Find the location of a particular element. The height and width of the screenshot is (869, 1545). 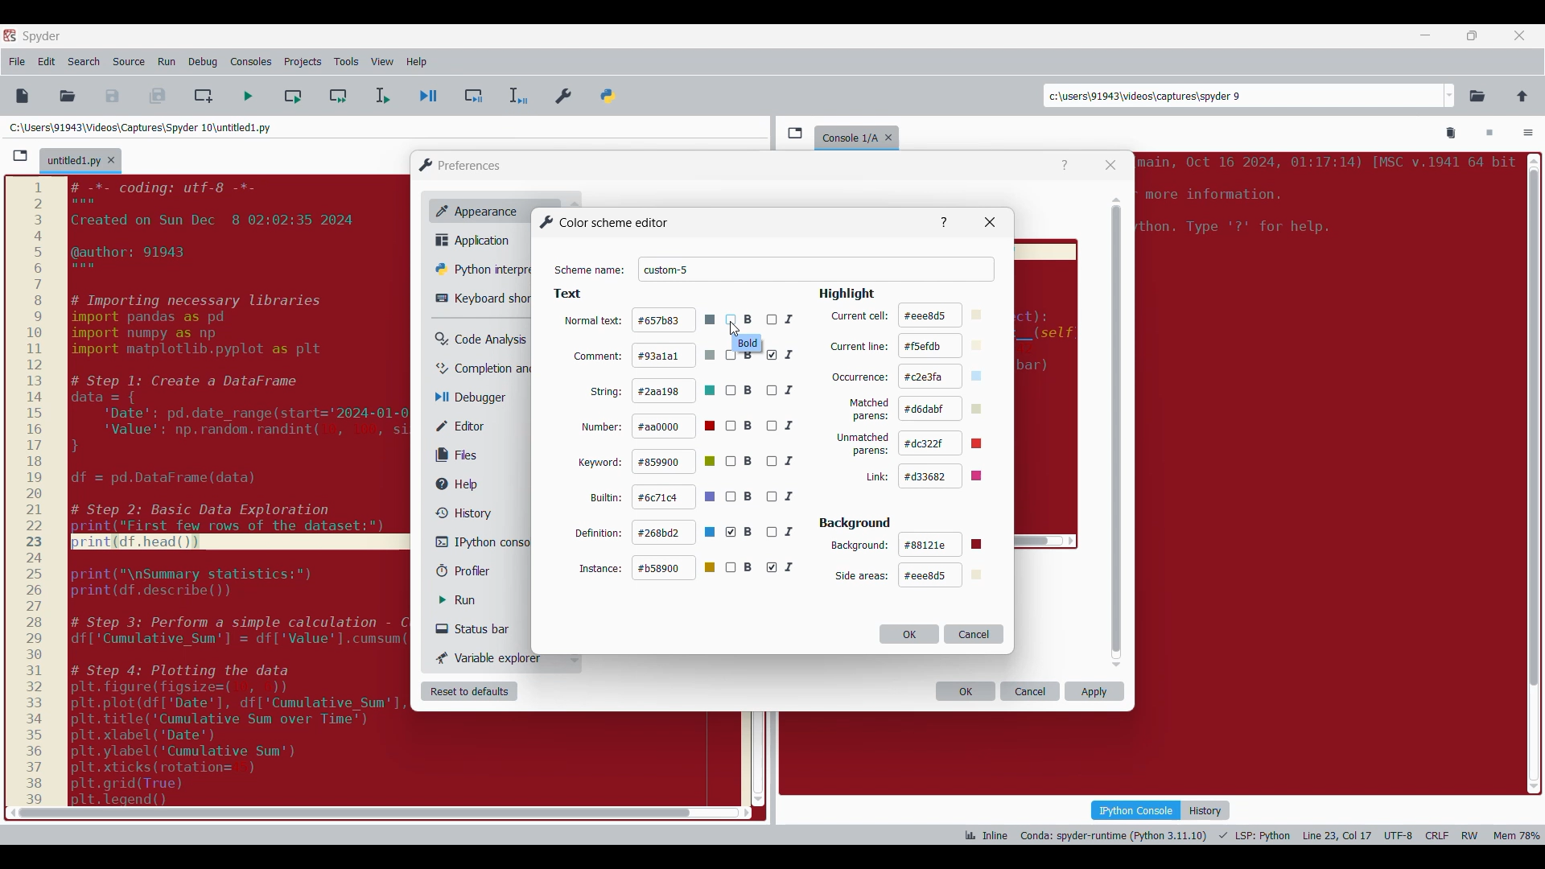

Cancel is located at coordinates (1031, 691).